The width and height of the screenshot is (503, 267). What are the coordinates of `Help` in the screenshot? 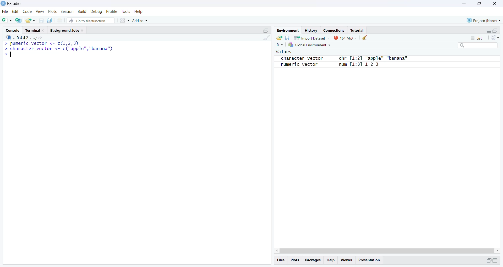 It's located at (330, 260).